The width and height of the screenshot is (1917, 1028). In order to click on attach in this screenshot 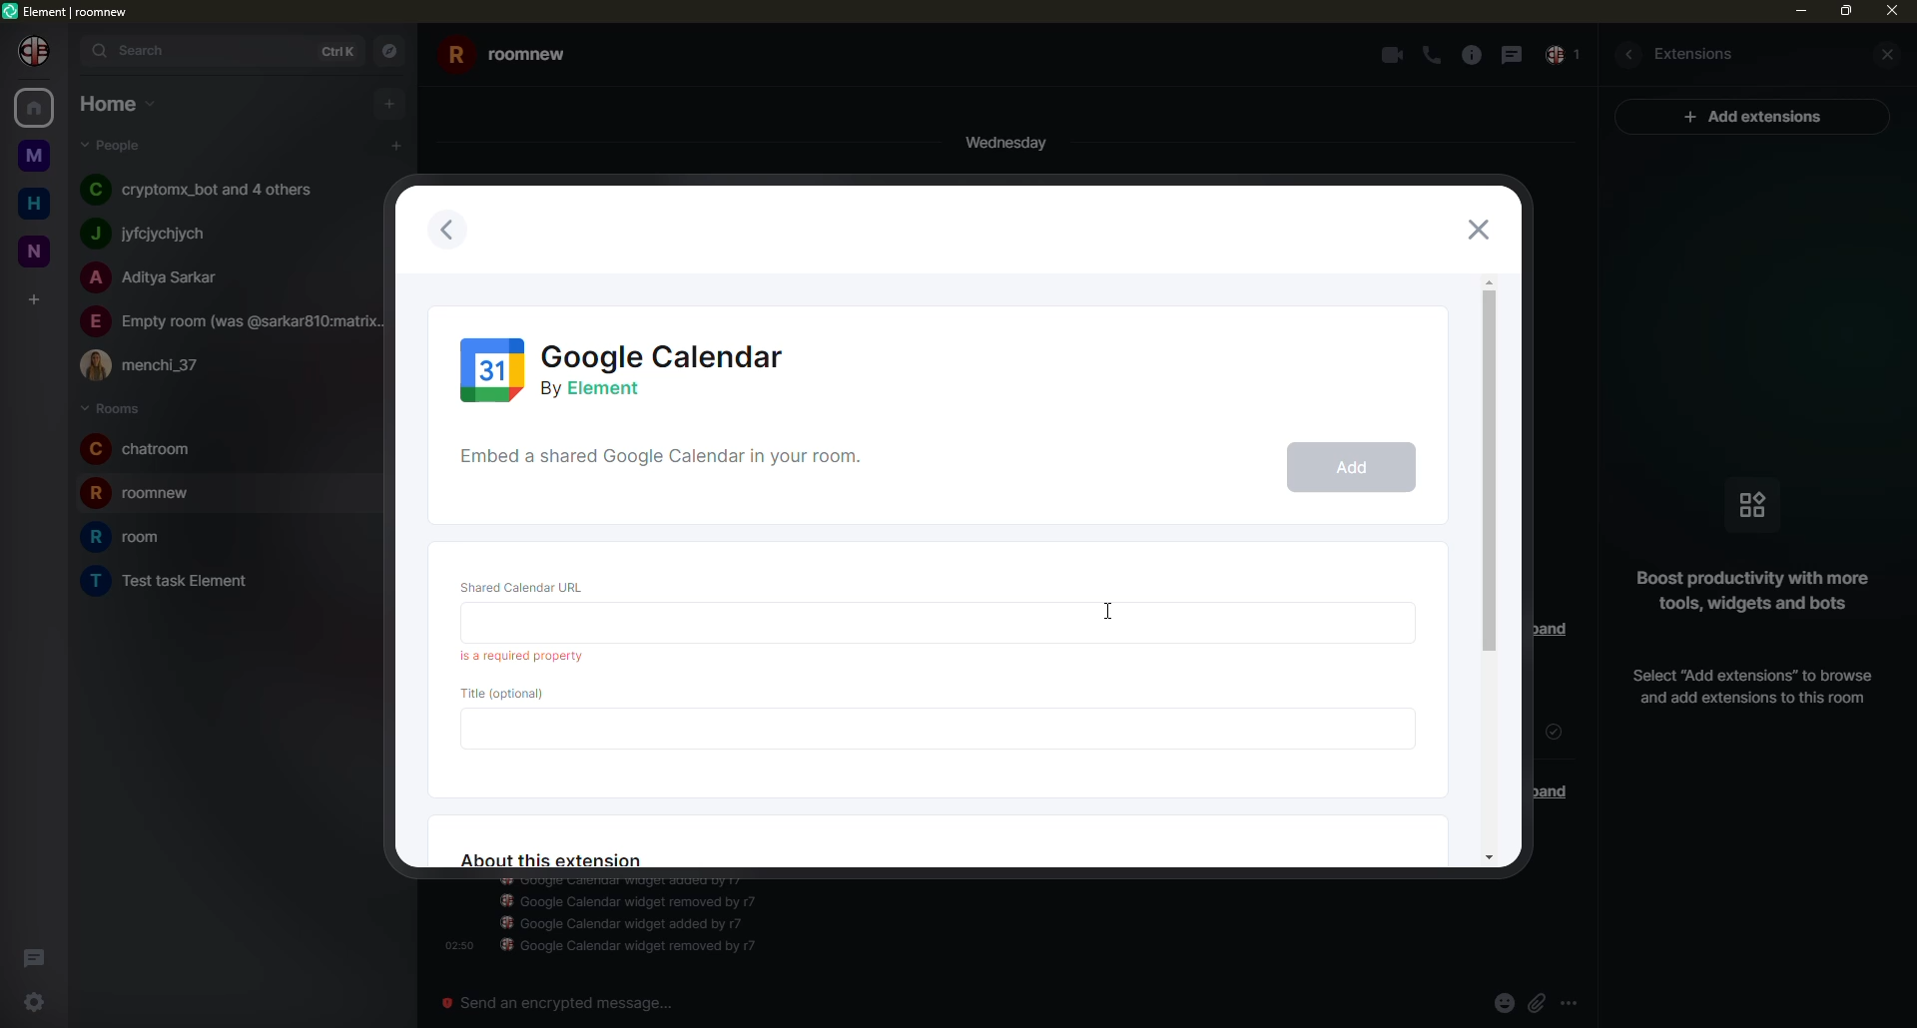, I will do `click(1535, 1001)`.